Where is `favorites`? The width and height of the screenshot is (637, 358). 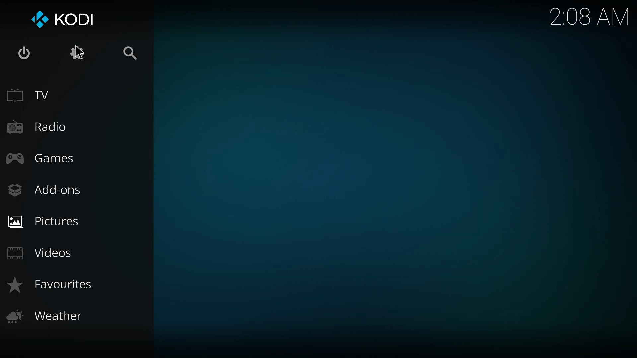 favorites is located at coordinates (49, 285).